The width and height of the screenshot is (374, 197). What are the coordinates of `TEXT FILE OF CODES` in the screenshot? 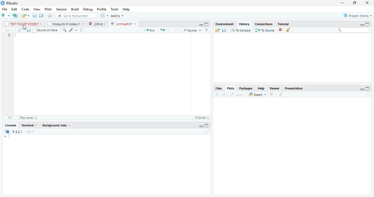 It's located at (21, 24).